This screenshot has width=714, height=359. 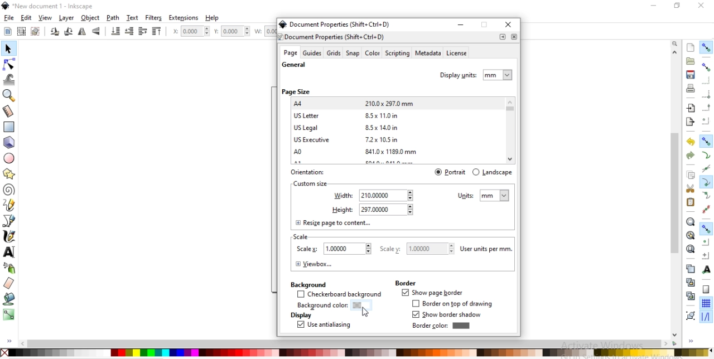 I want to click on rotate 90 clockwise, so click(x=67, y=32).